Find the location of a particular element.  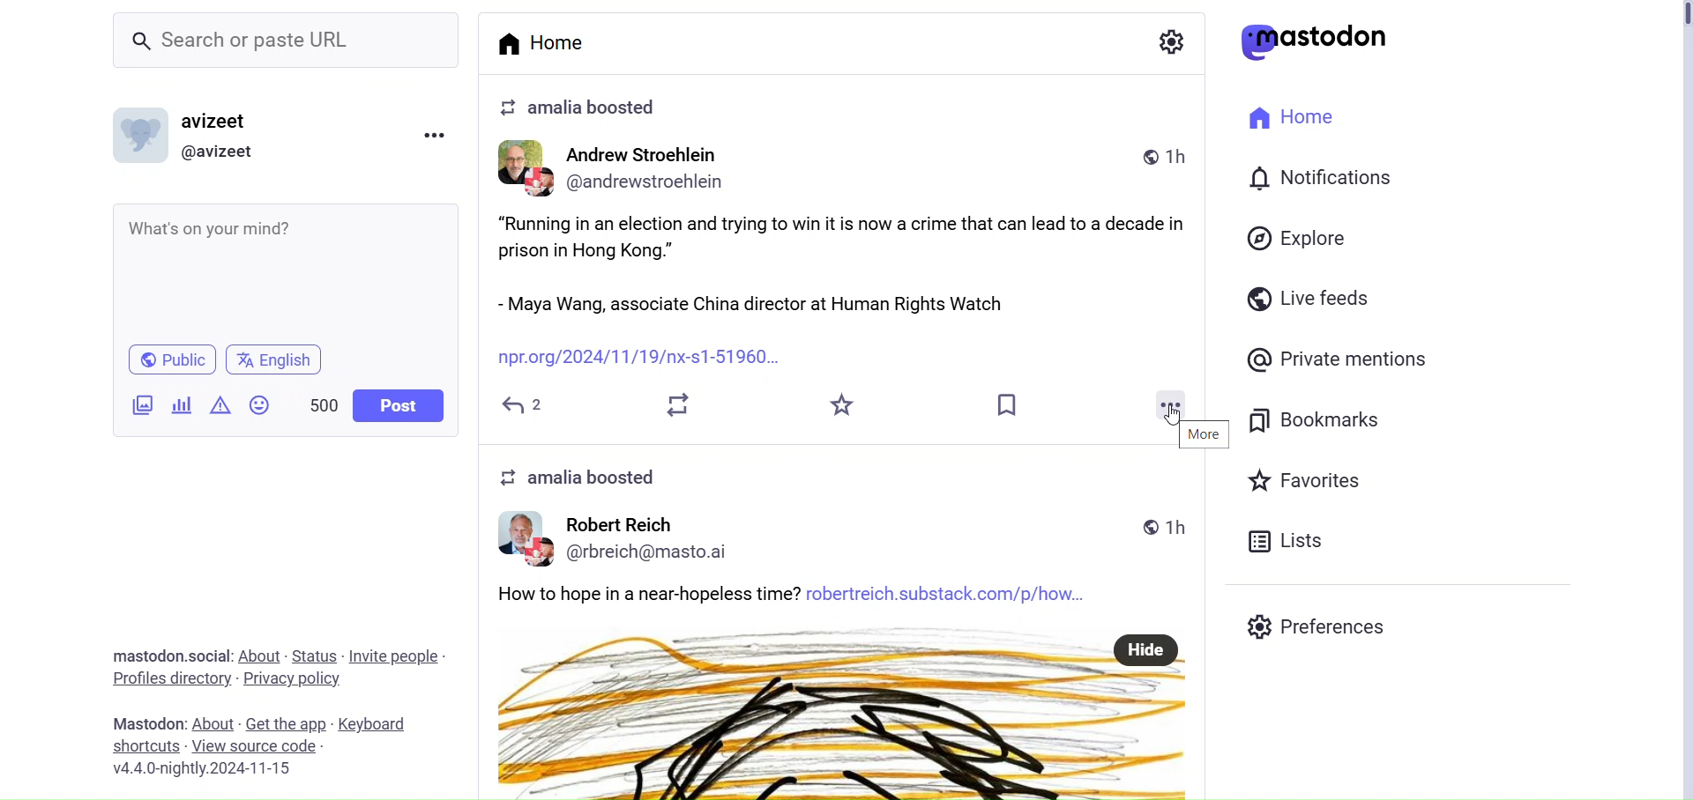

Preferences is located at coordinates (1317, 626).